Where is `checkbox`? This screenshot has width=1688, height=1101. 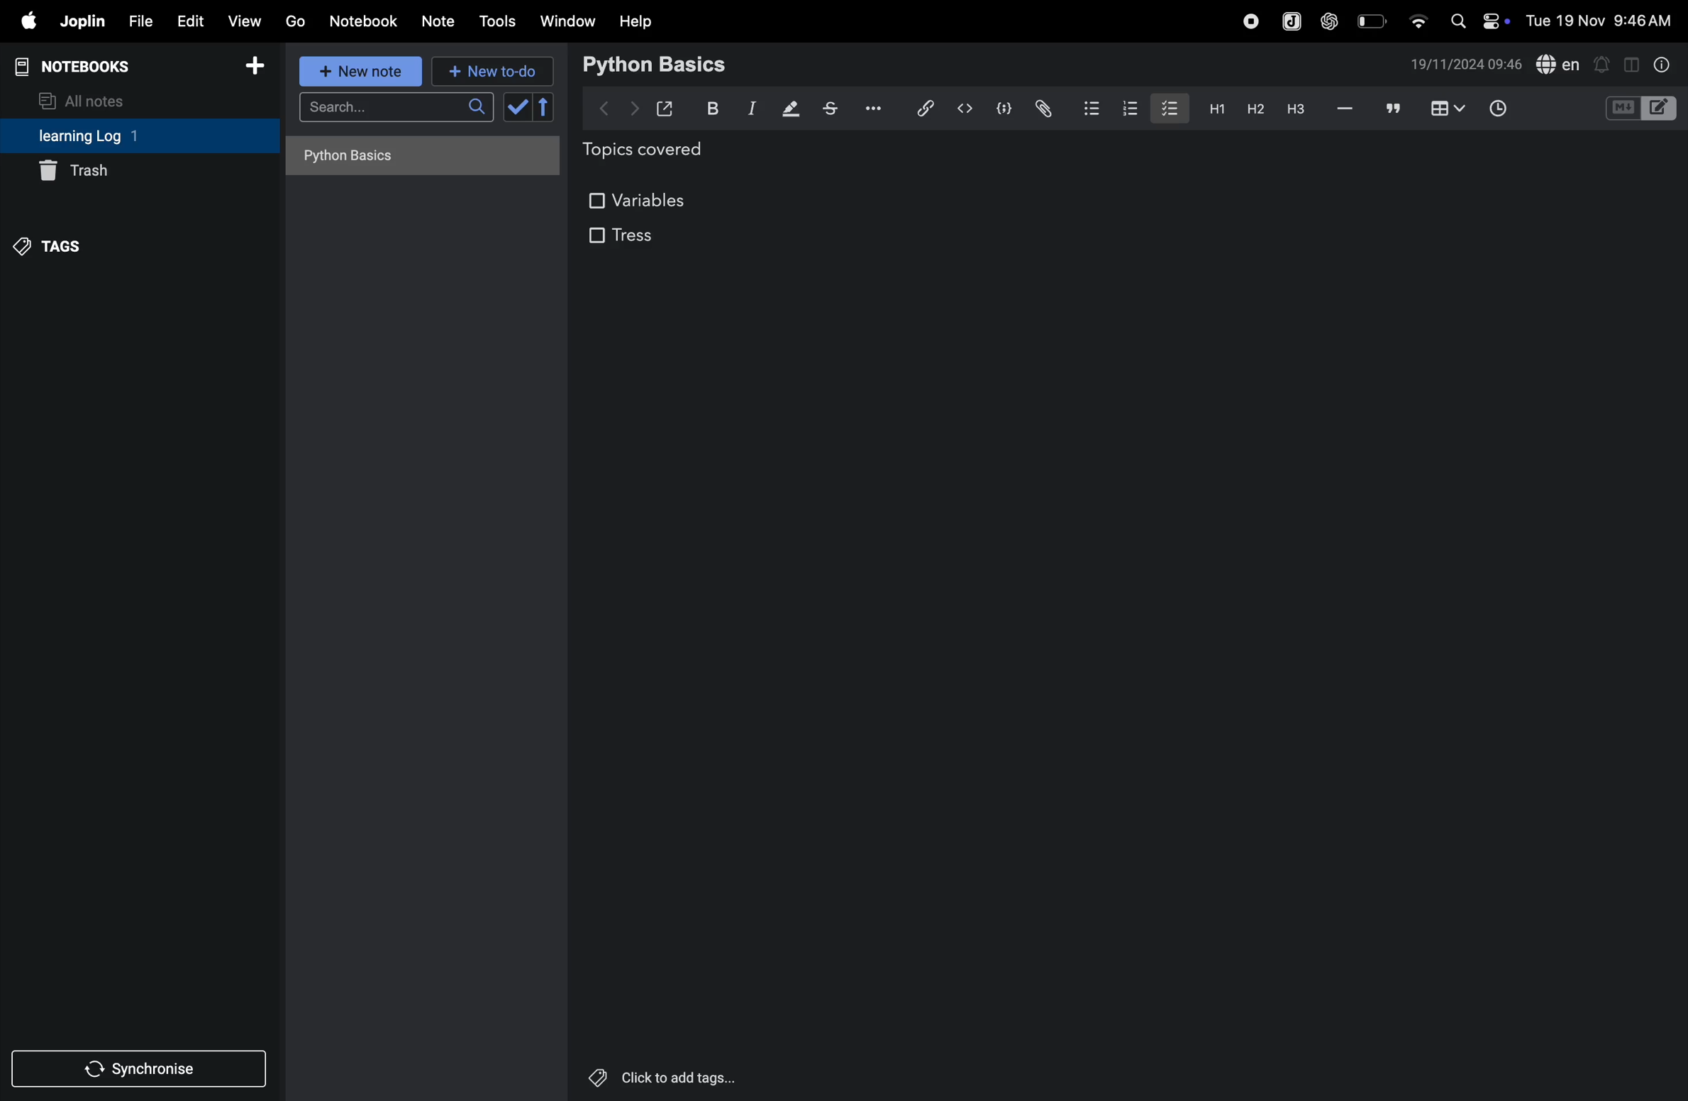 checkbox is located at coordinates (1168, 106).